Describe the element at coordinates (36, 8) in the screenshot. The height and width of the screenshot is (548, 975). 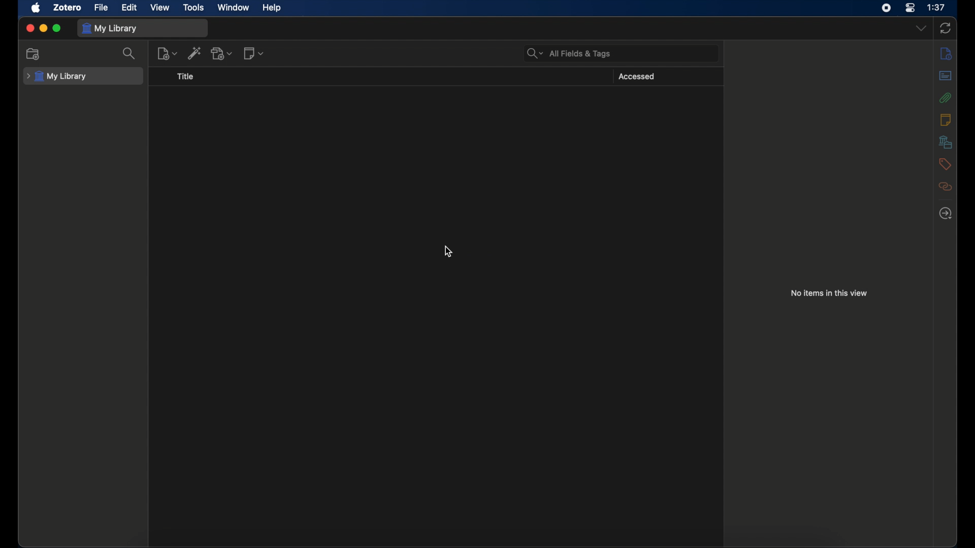
I see `apple icon` at that location.